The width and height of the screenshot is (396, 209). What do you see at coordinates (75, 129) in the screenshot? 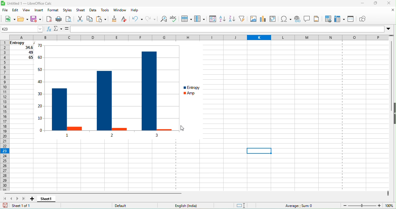
I see `amp1` at bounding box center [75, 129].